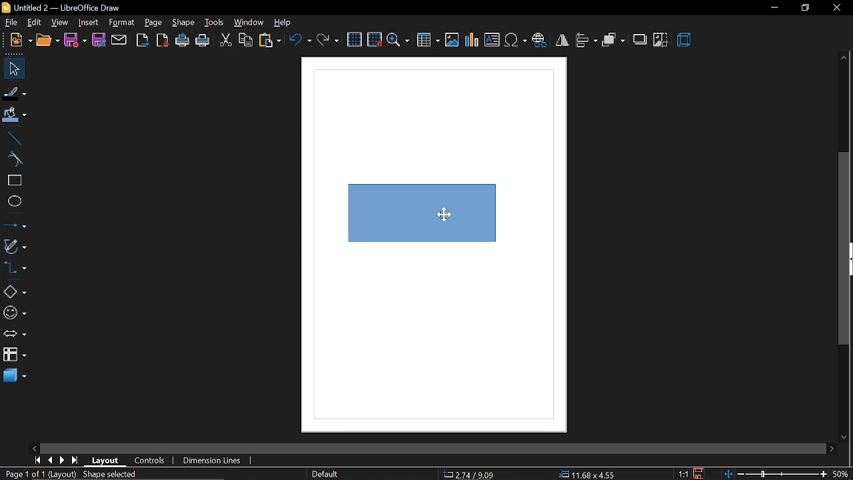  Describe the element at coordinates (12, 139) in the screenshot. I see `line` at that location.